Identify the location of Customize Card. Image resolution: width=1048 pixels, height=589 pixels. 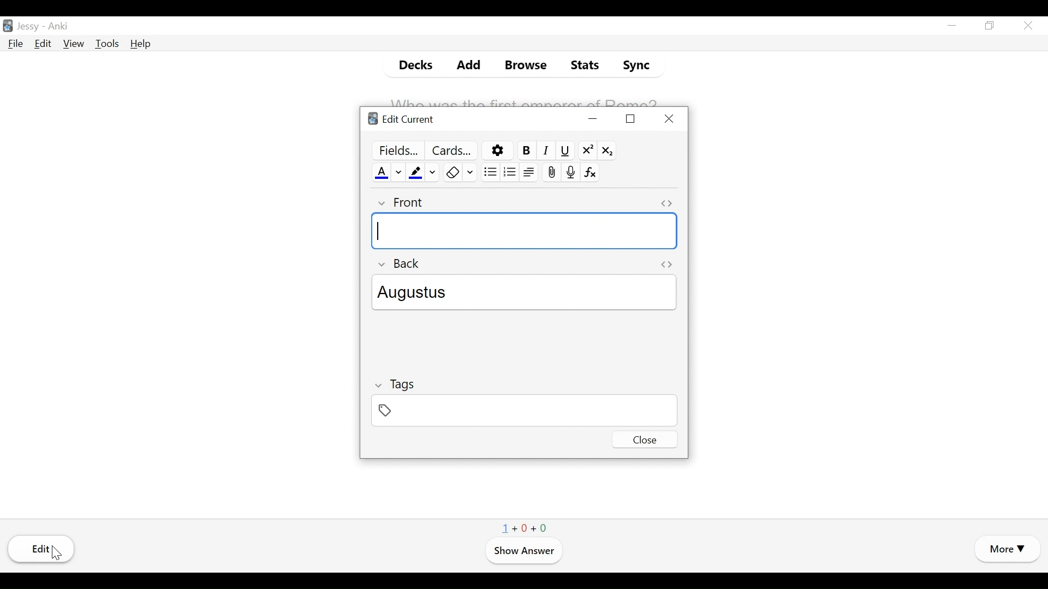
(451, 150).